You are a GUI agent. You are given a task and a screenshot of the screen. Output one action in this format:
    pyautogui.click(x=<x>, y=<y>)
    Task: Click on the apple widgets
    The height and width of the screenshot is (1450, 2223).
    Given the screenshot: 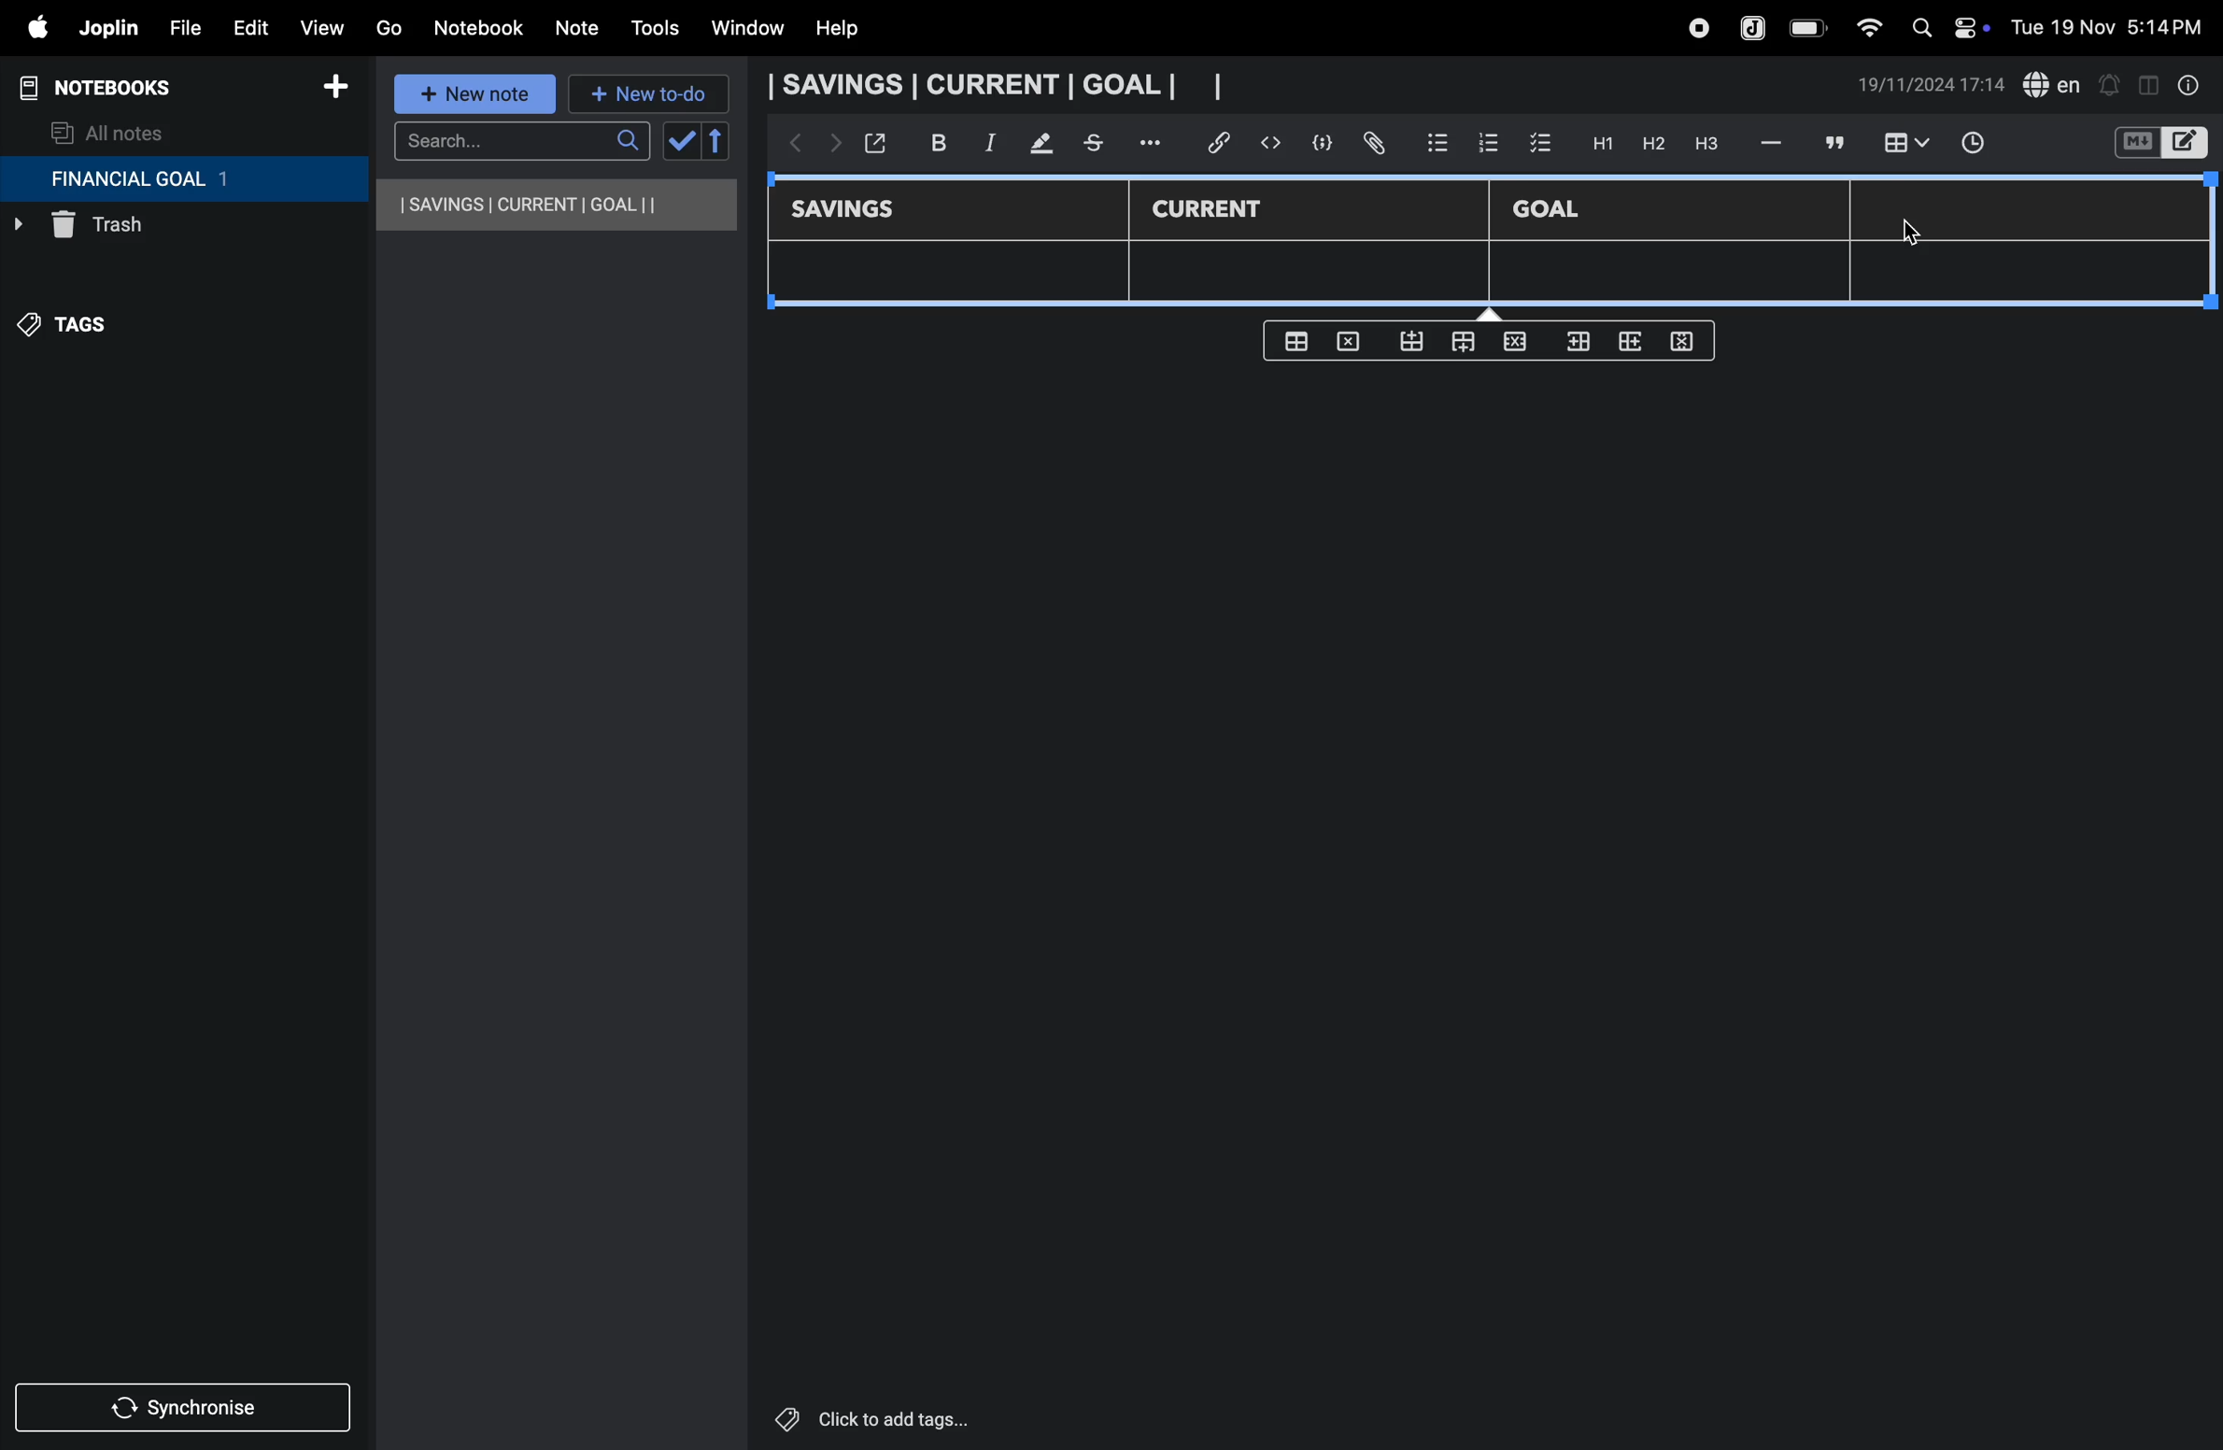 What is the action you would take?
    pyautogui.click(x=1946, y=25)
    